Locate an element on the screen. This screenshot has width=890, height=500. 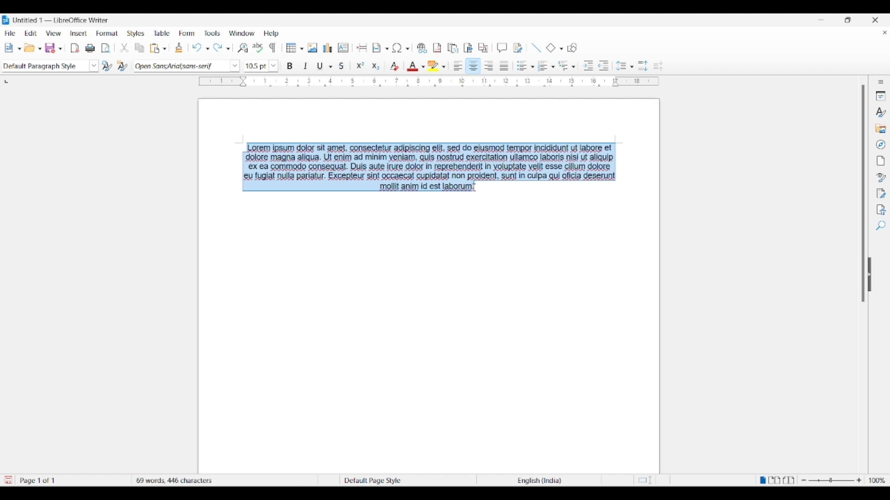
Show track changes functions is located at coordinates (518, 48).